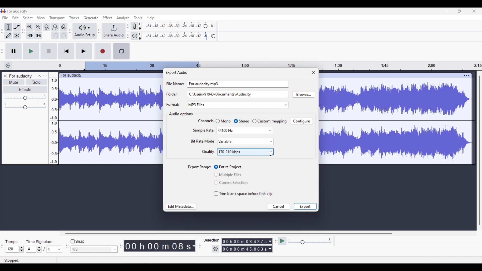 This screenshot has width=482, height=271. I want to click on Highlighted by cursor, so click(253, 142).